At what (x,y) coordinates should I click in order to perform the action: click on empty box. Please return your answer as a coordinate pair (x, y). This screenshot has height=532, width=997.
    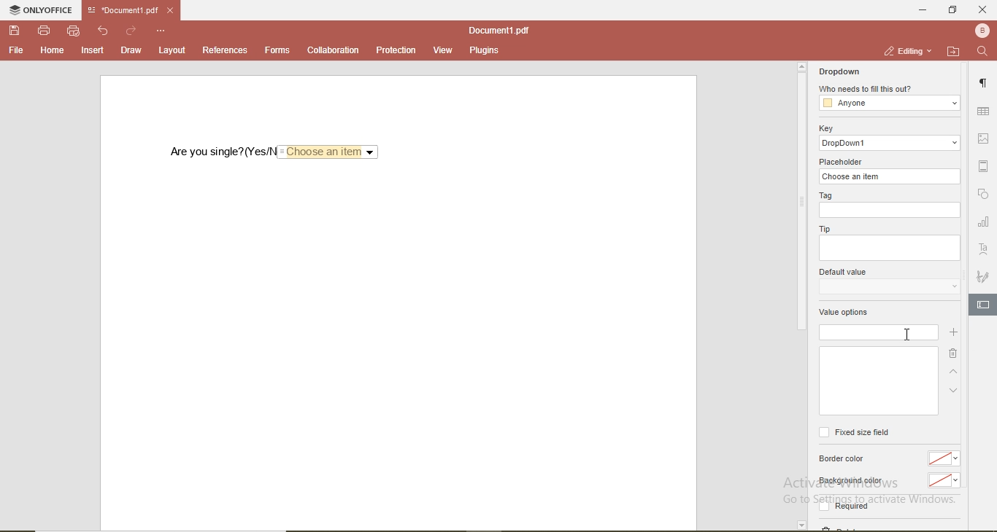
    Looking at the image, I should click on (881, 333).